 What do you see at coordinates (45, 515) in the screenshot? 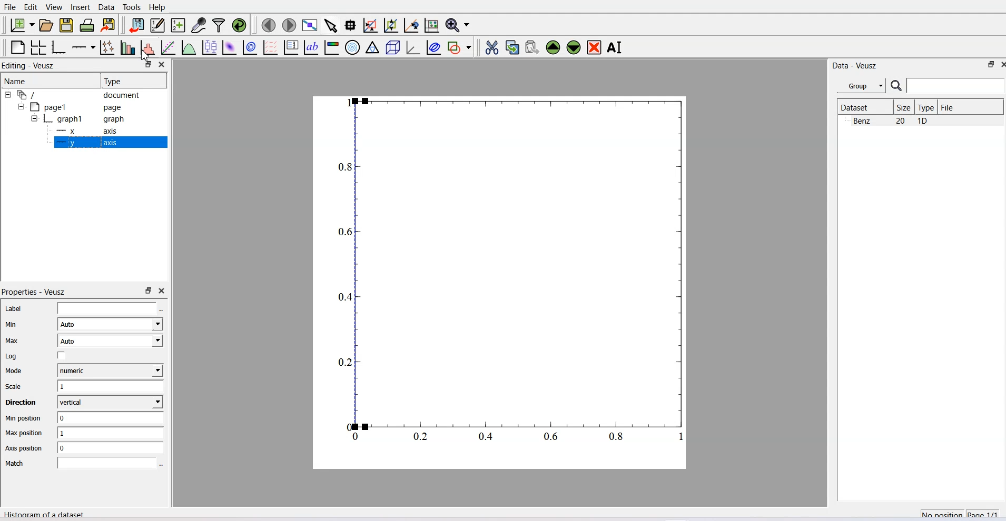
I see `Histogram of a dataset` at bounding box center [45, 515].